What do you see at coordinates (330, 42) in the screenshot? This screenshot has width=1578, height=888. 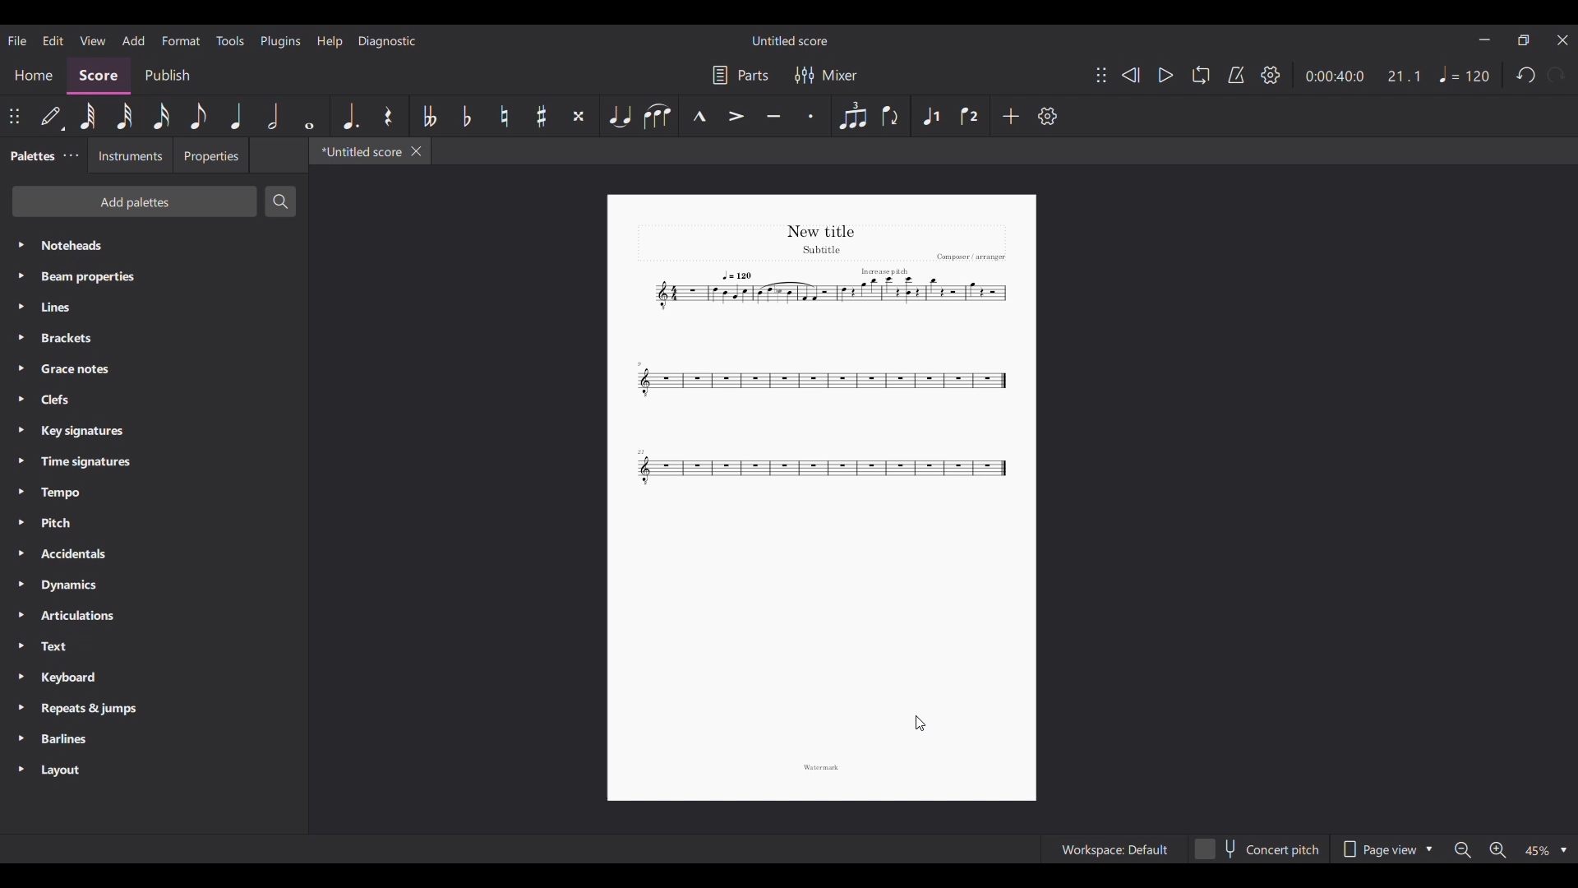 I see `Help menu` at bounding box center [330, 42].